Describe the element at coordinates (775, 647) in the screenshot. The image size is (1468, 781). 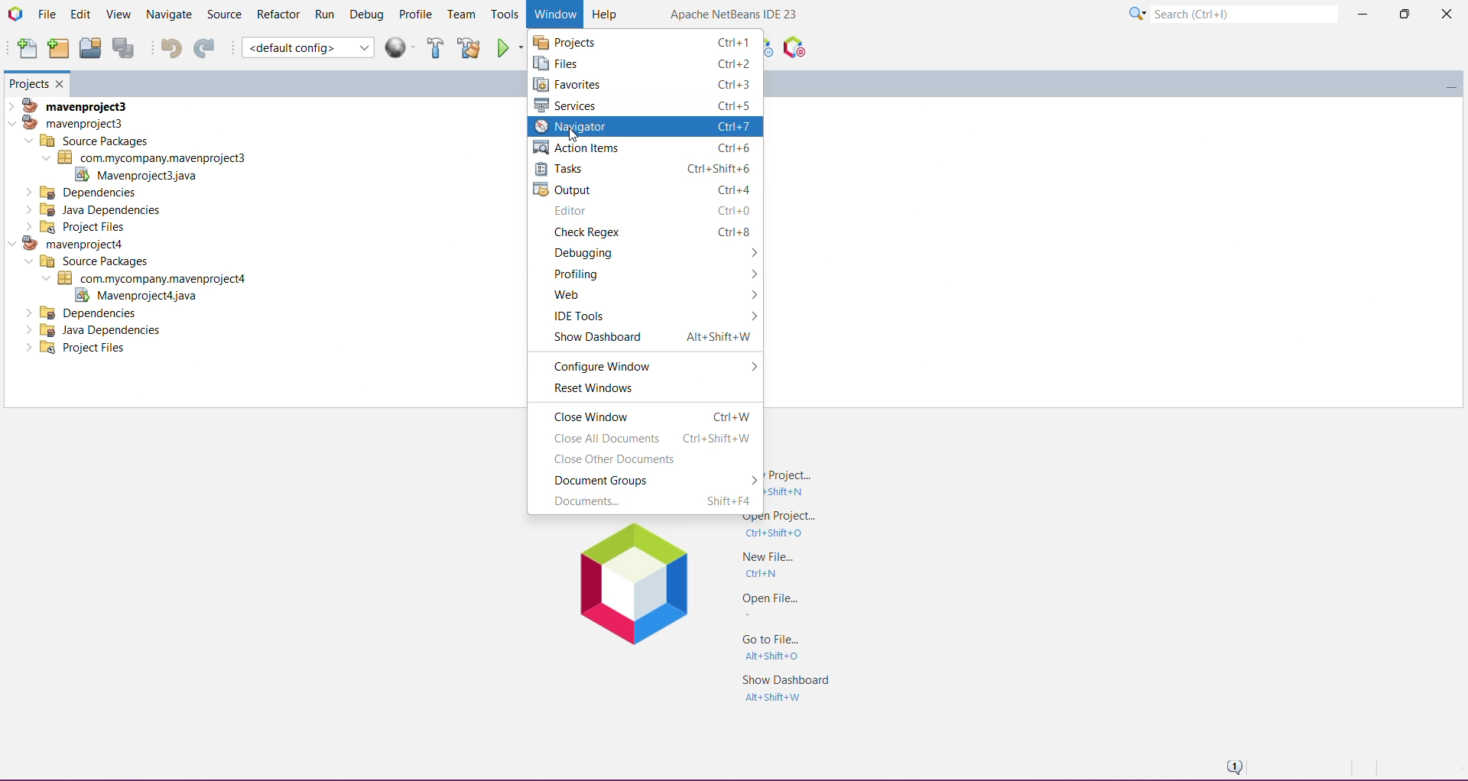
I see `Go to Files...` at that location.